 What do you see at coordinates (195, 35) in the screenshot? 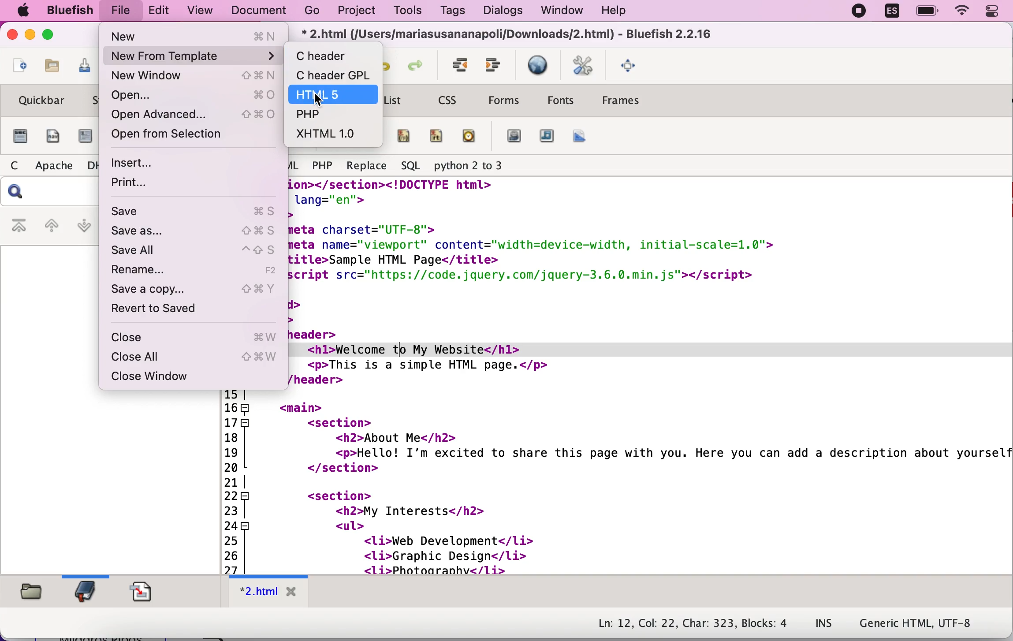
I see `new` at bounding box center [195, 35].